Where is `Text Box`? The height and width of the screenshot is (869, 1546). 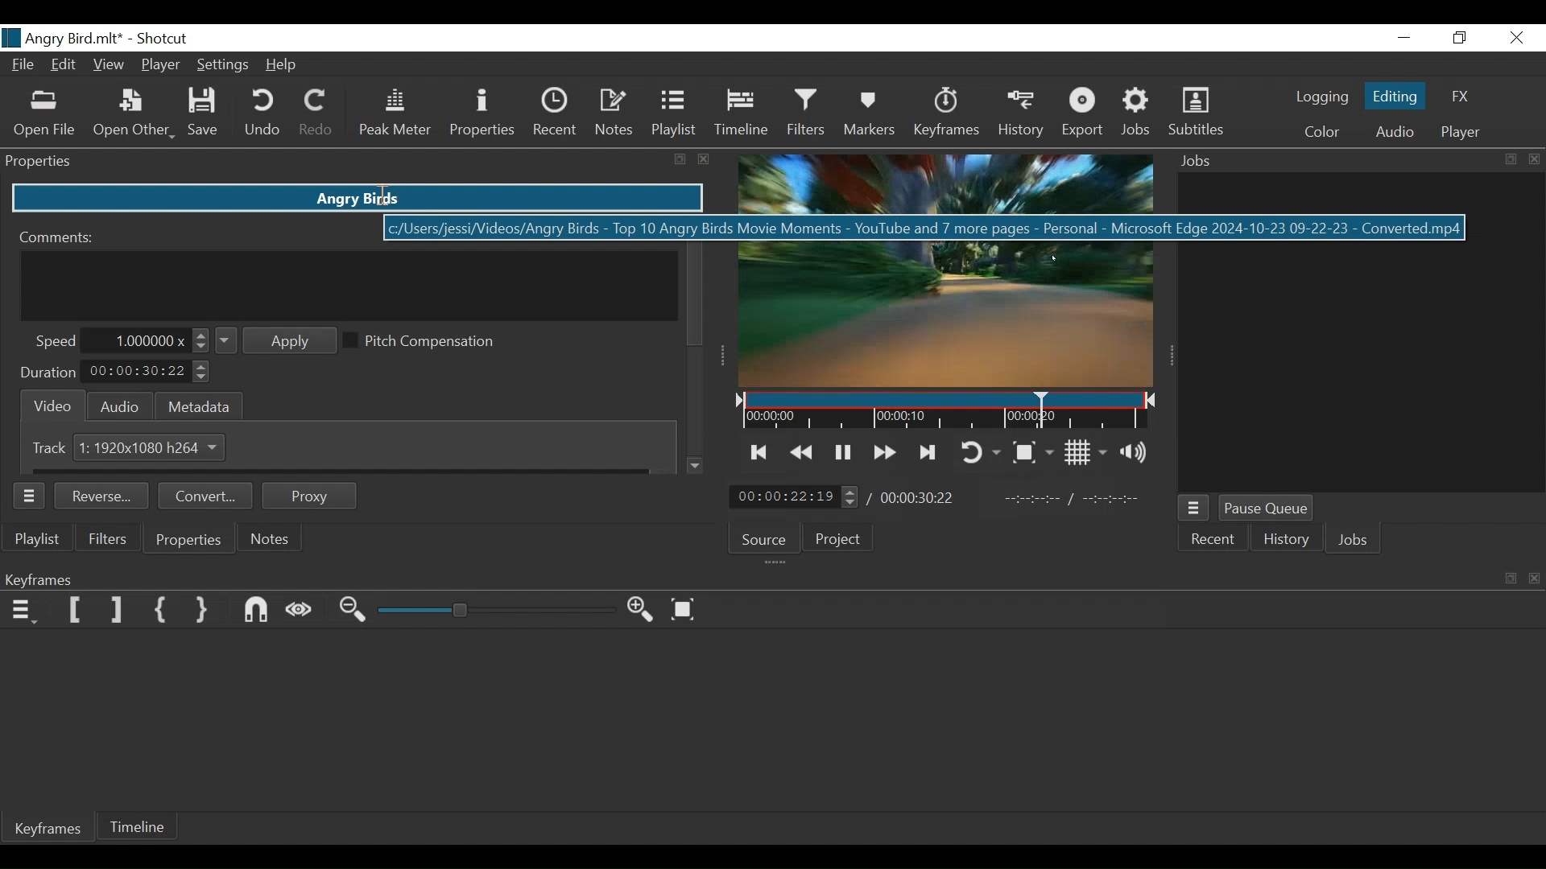
Text Box is located at coordinates (362, 198).